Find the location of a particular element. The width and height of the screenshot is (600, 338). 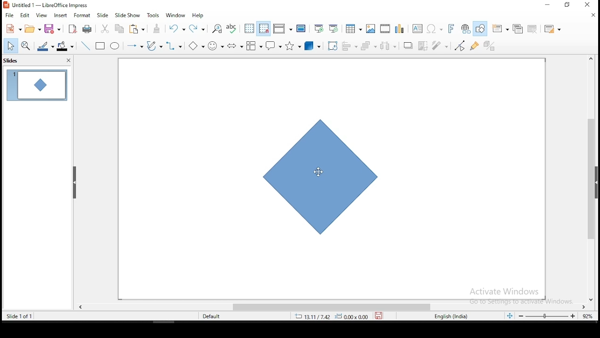

show draw functions is located at coordinates (480, 28).